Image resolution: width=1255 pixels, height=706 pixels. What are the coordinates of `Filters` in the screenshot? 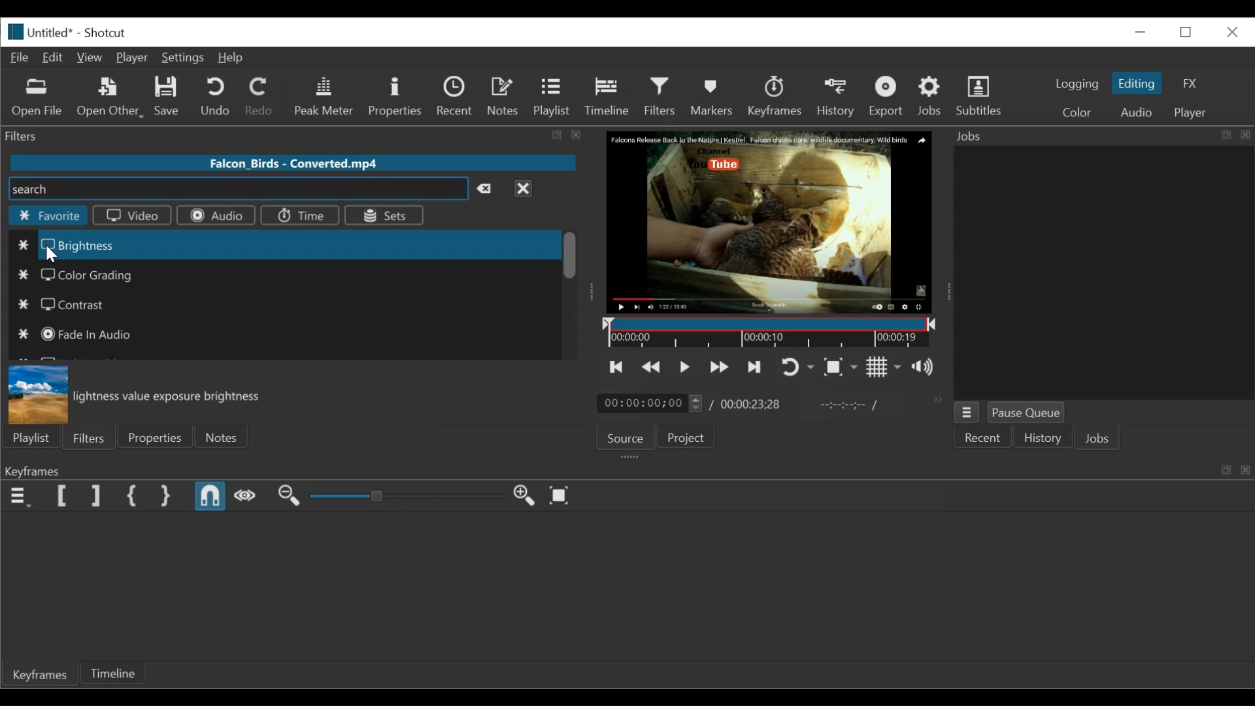 It's located at (660, 98).